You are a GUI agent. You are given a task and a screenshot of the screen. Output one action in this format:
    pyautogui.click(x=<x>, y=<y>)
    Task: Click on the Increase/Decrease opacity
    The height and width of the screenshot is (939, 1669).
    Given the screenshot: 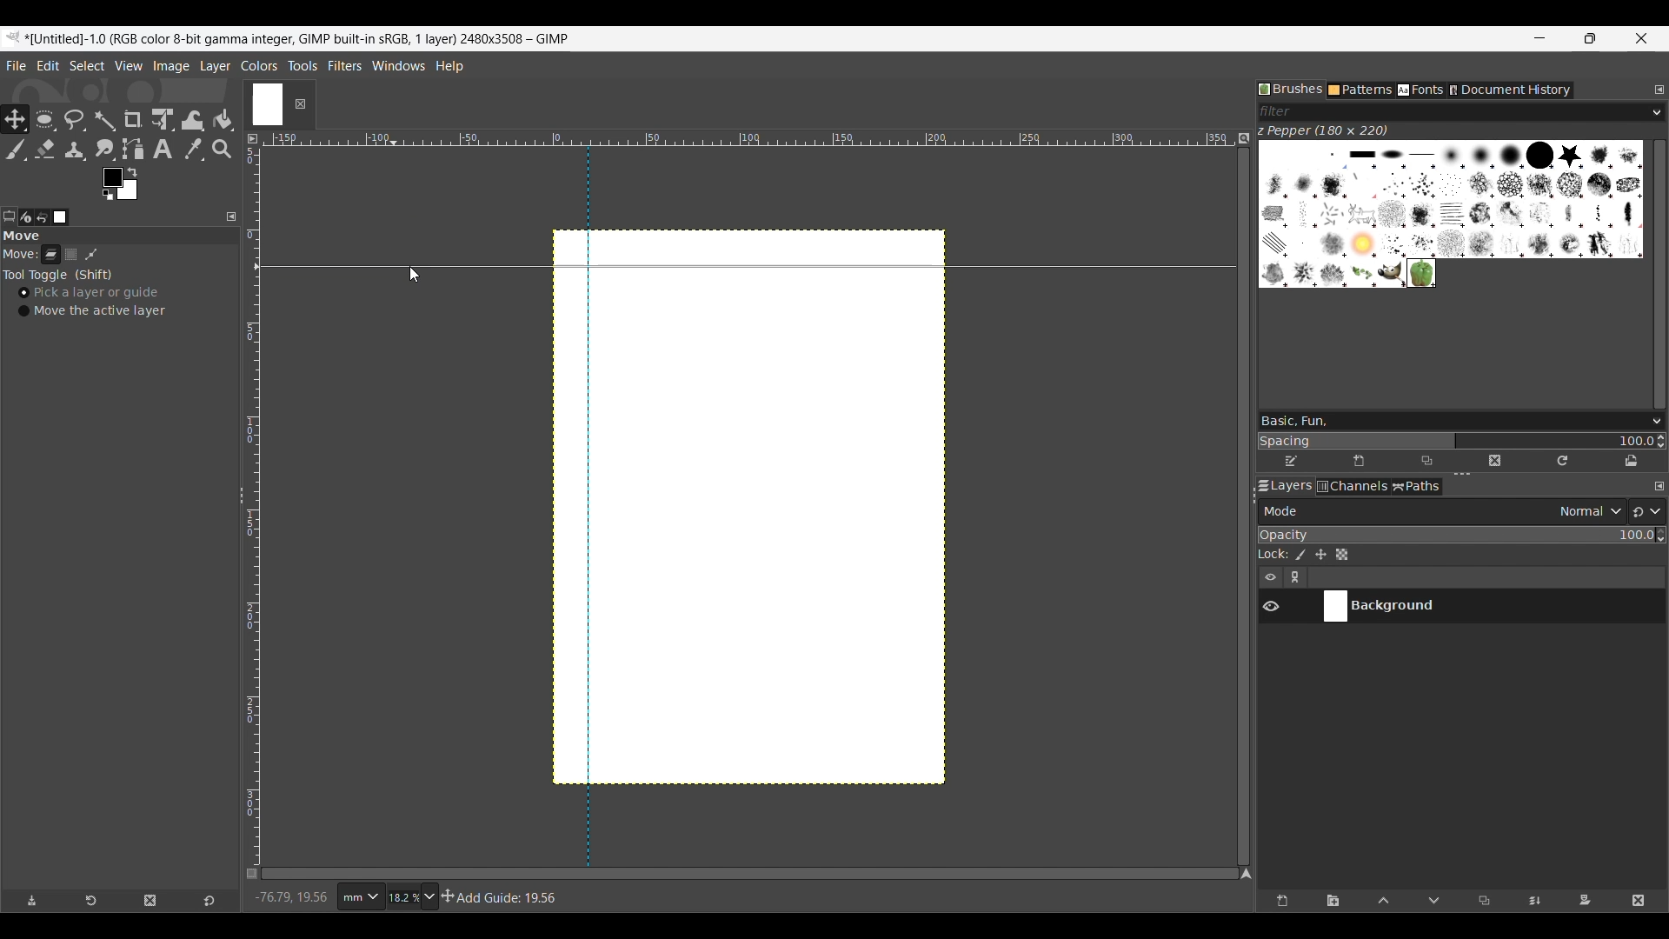 What is the action you would take?
    pyautogui.click(x=1660, y=536)
    